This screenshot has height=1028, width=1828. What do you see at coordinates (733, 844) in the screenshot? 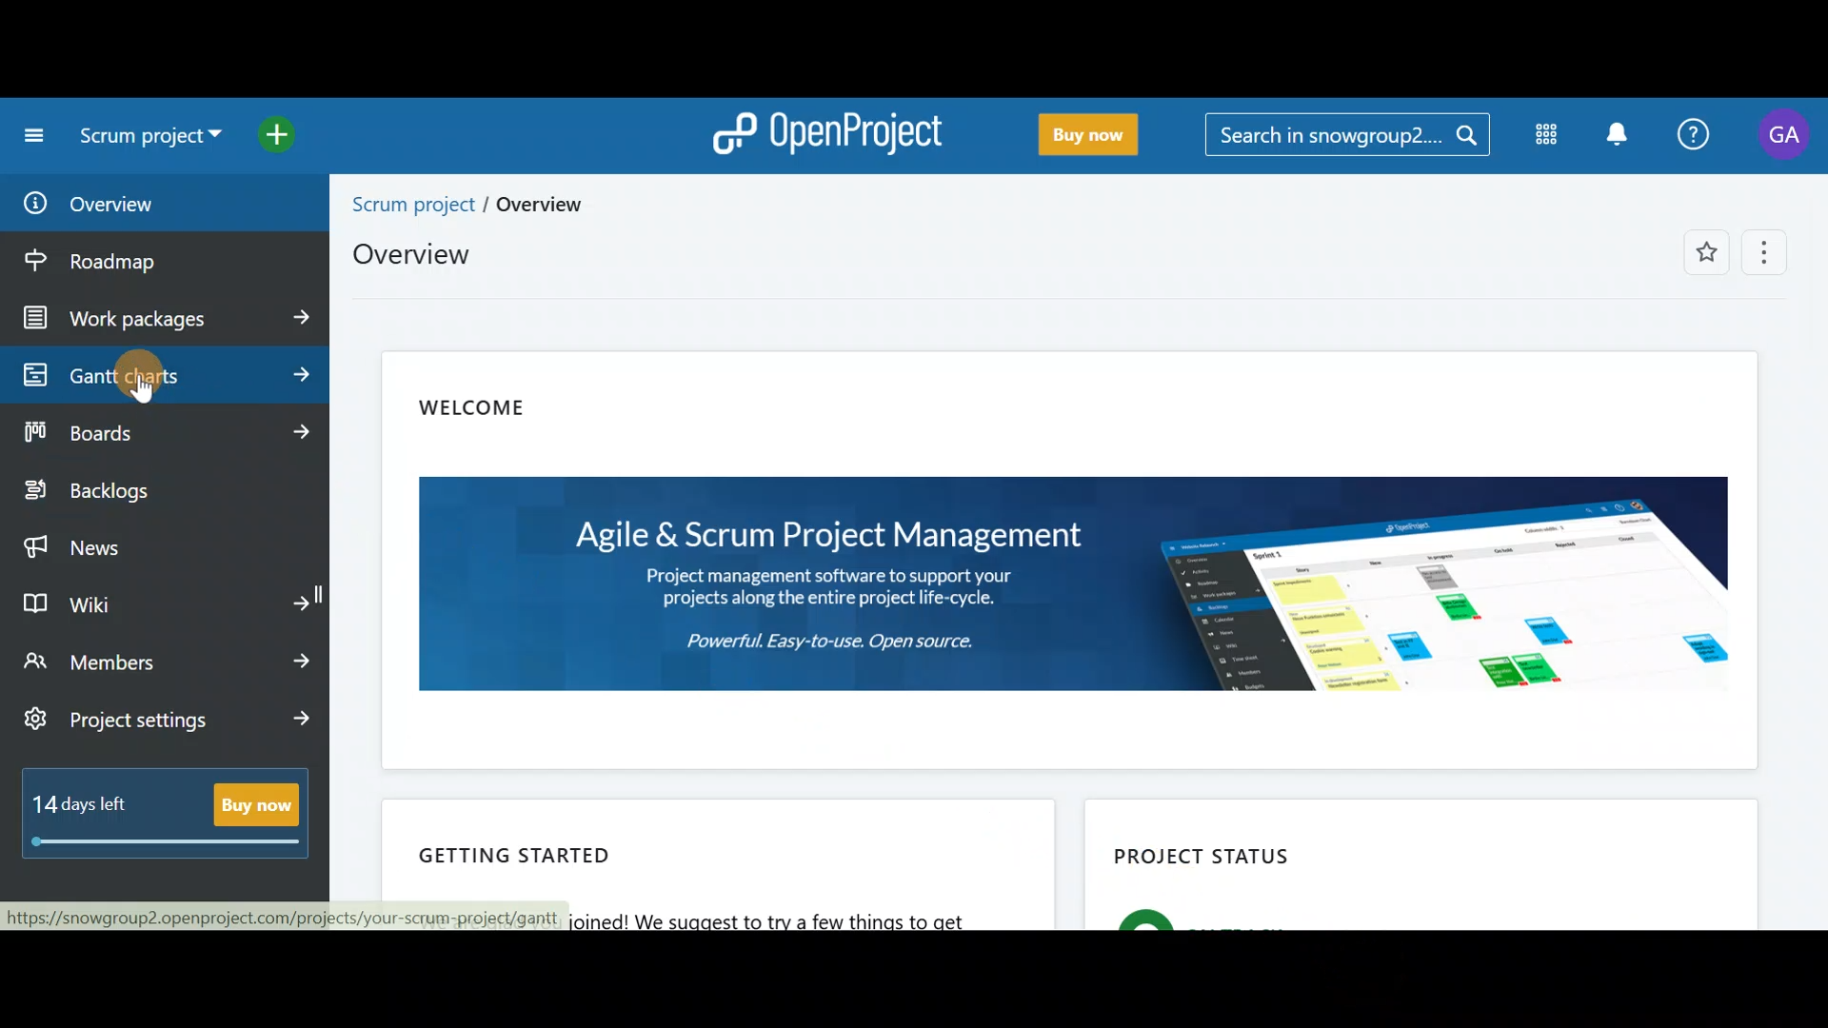
I see `Getting started` at bounding box center [733, 844].